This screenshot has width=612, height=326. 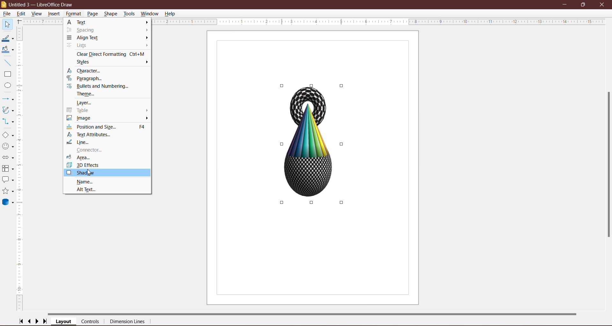 What do you see at coordinates (30, 321) in the screenshot?
I see `Scroll to previous page` at bounding box center [30, 321].